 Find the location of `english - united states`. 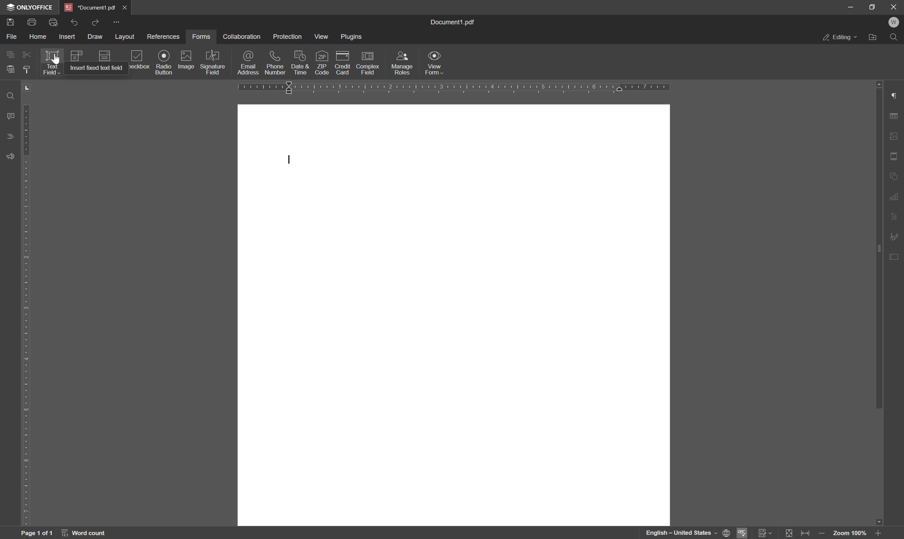

english - united states is located at coordinates (681, 533).